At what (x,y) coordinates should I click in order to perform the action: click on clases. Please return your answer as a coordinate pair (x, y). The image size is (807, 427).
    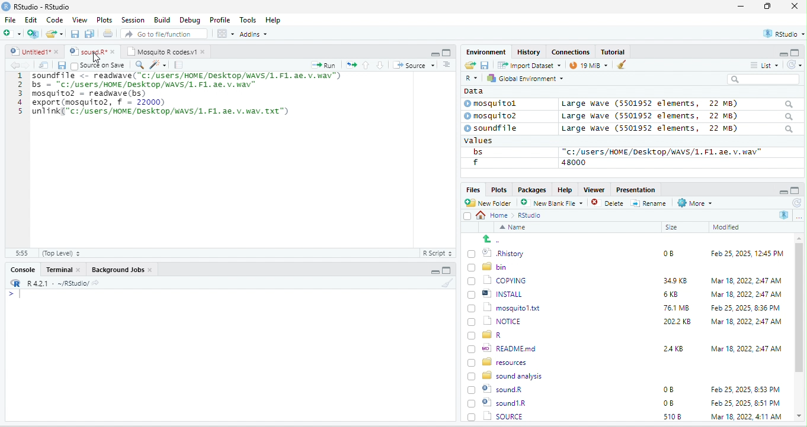
    Looking at the image, I should click on (572, 51).